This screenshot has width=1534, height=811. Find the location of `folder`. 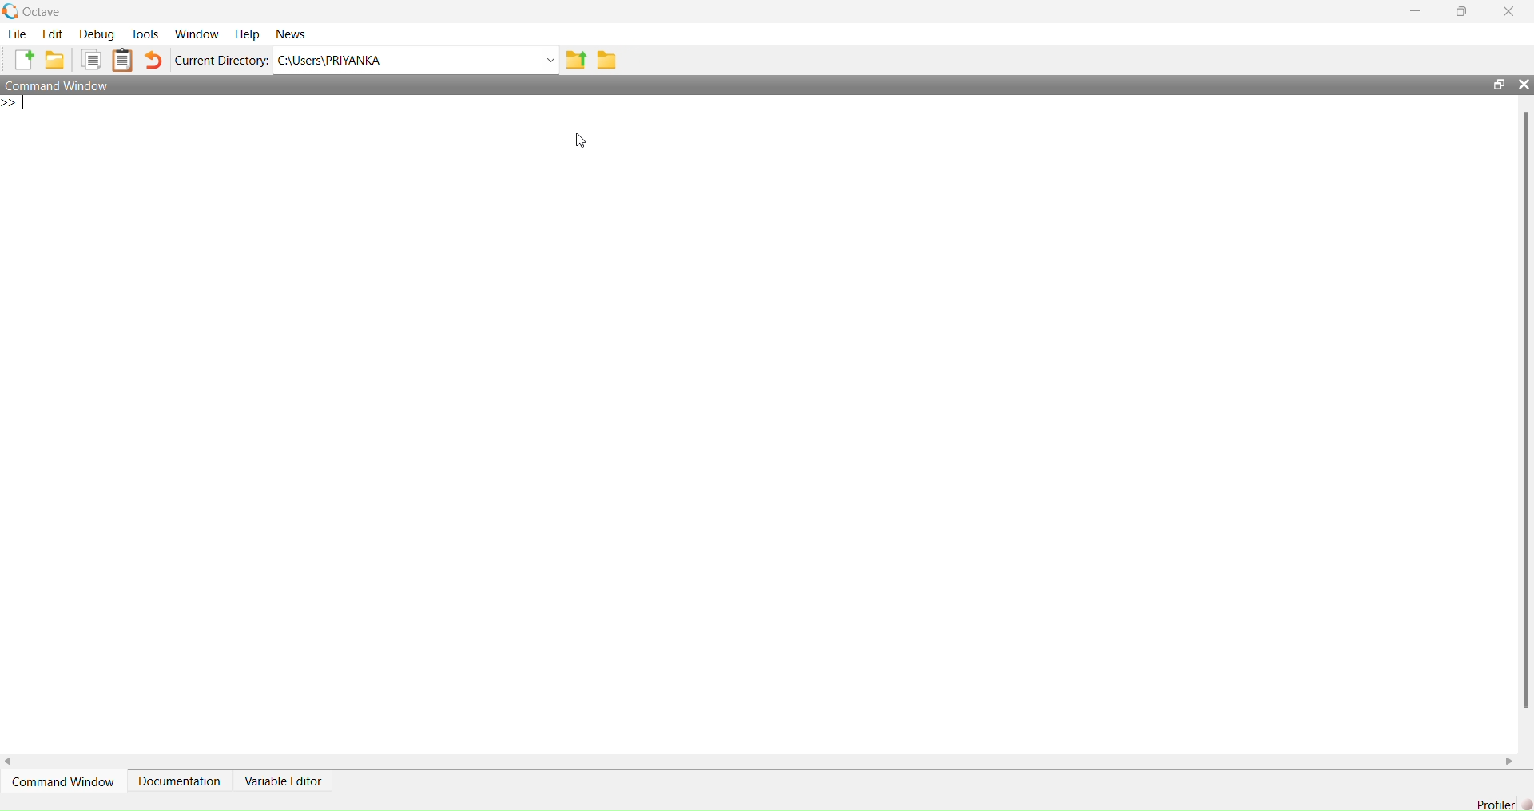

folder is located at coordinates (607, 59).